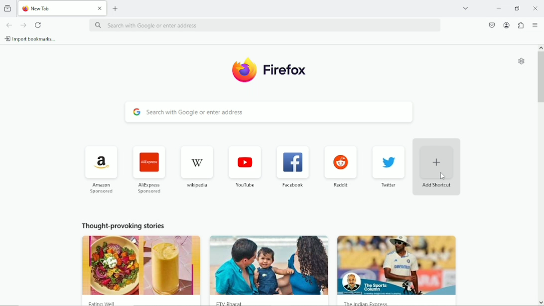 Image resolution: width=544 pixels, height=306 pixels. I want to click on go forward, so click(24, 25).